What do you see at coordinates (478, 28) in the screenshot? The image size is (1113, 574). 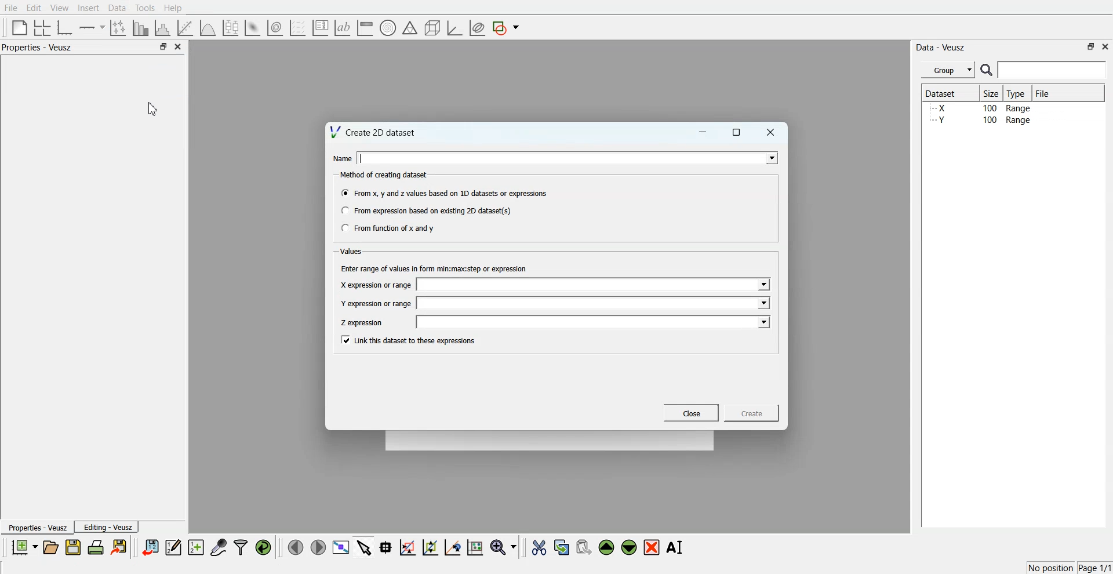 I see `Plot covariance ellipsis` at bounding box center [478, 28].